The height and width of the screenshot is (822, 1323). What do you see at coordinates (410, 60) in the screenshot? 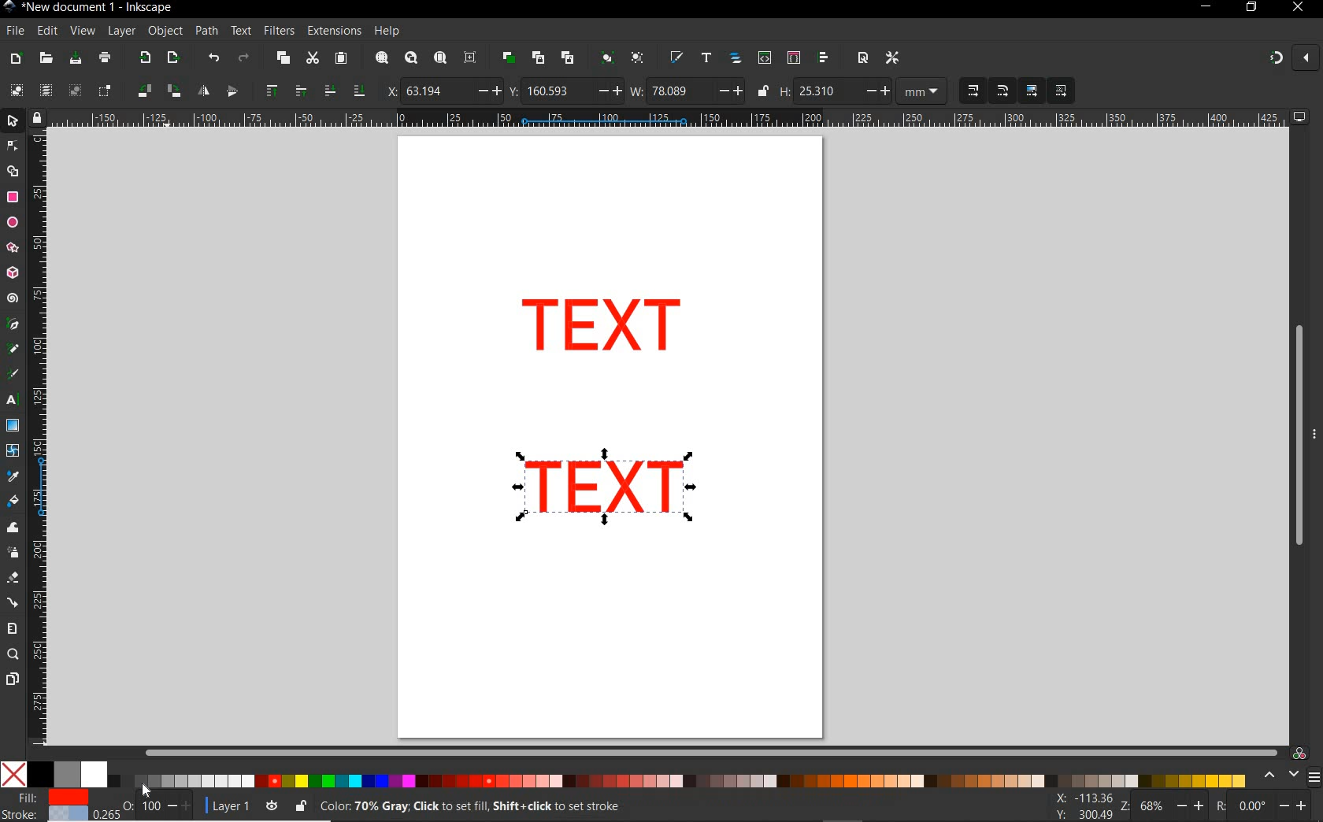
I see `zoom drawing` at bounding box center [410, 60].